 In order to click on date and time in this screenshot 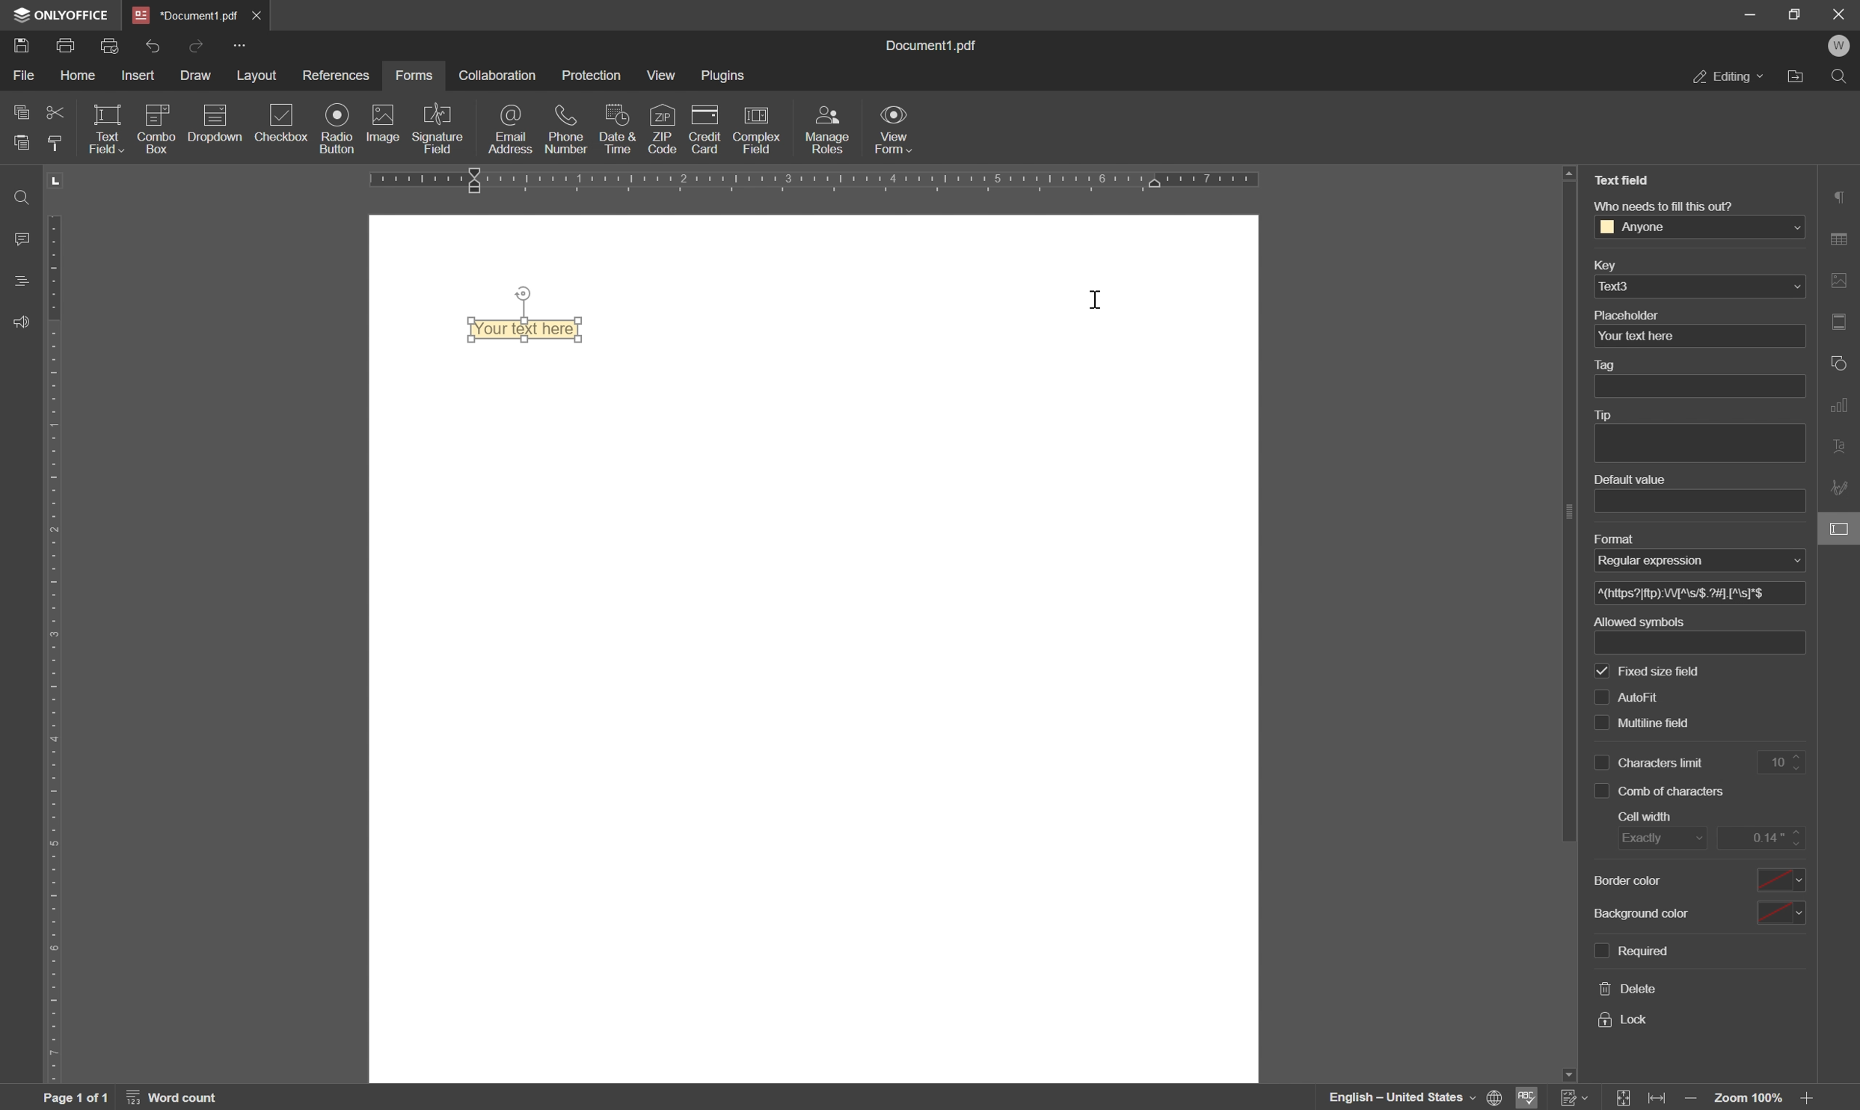, I will do `click(617, 129)`.